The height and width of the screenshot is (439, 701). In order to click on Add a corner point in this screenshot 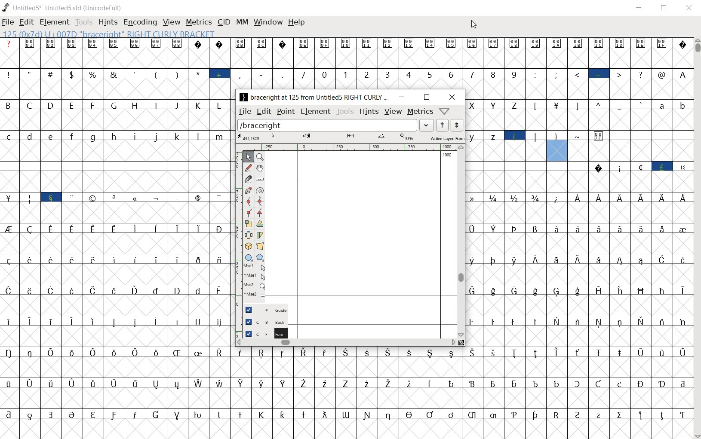, I will do `click(249, 212)`.